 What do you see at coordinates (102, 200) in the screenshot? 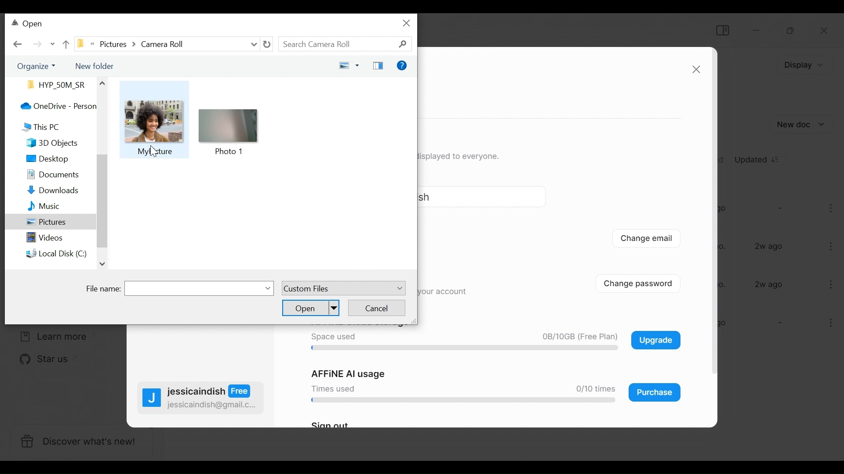
I see `scroll` at bounding box center [102, 200].